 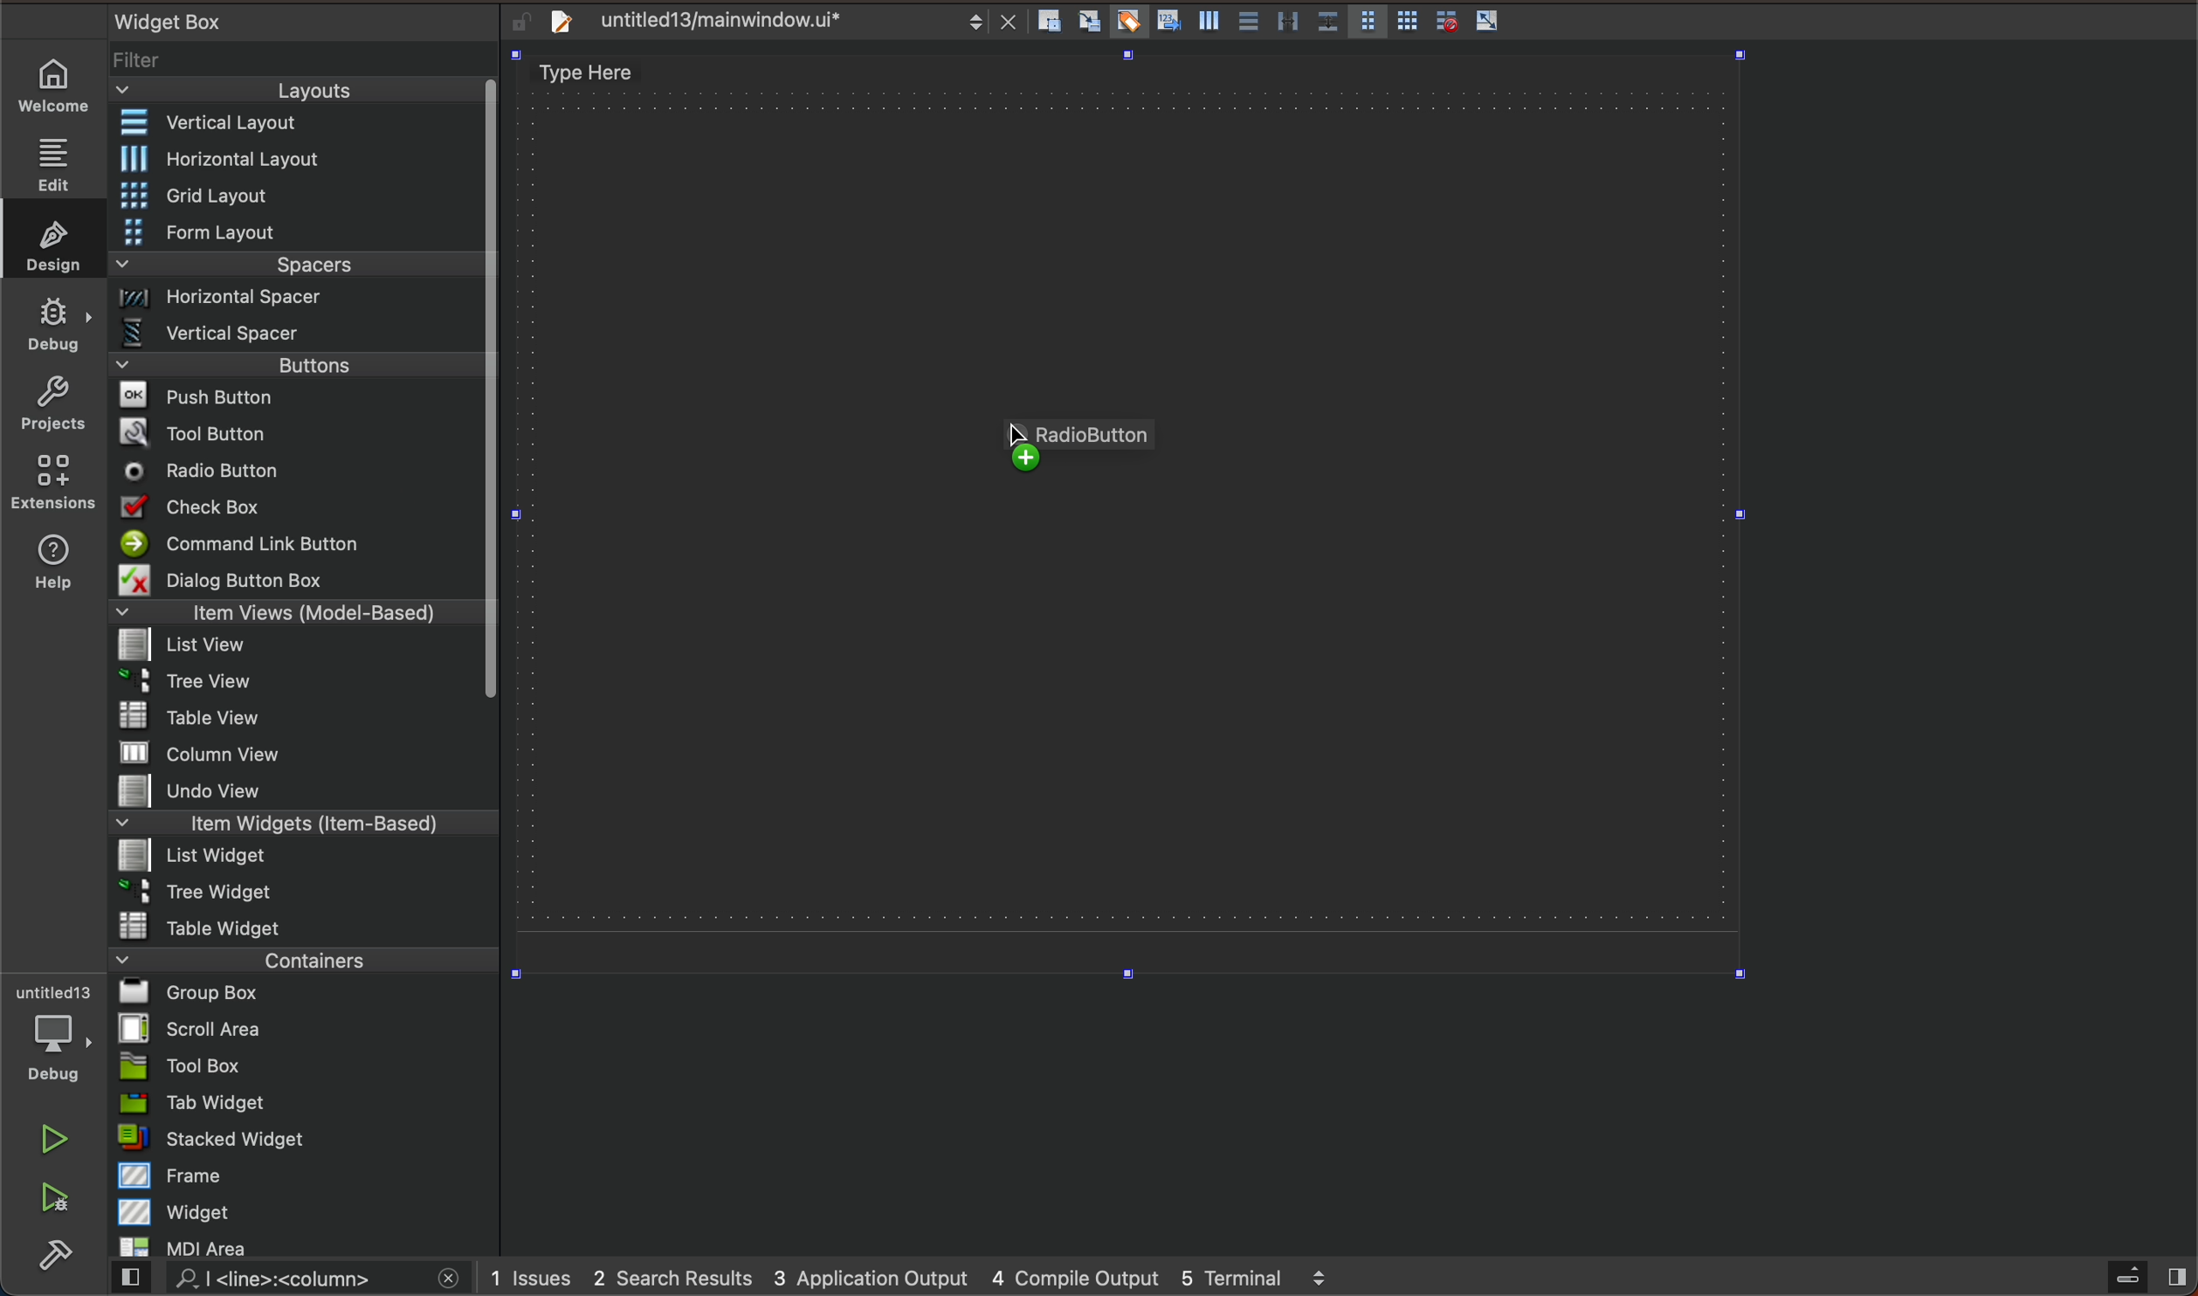 What do you see at coordinates (306, 893) in the screenshot?
I see `tree widget` at bounding box center [306, 893].